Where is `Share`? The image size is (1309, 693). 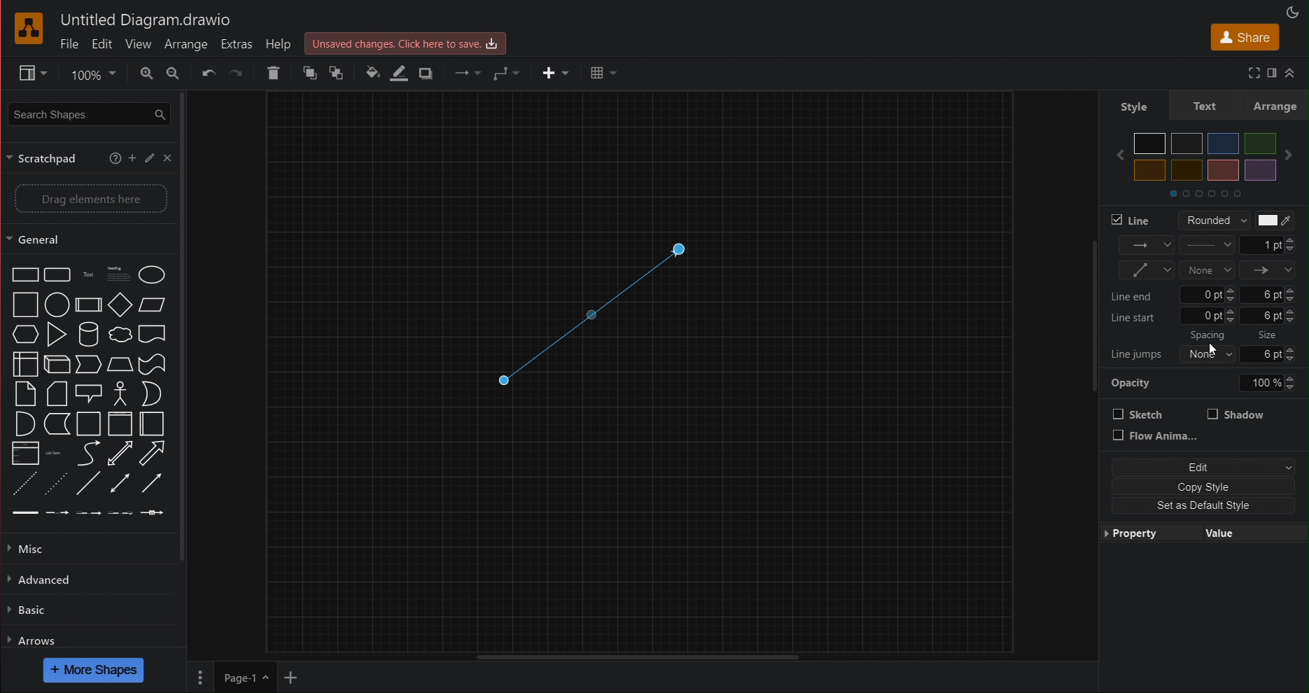 Share is located at coordinates (1242, 36).